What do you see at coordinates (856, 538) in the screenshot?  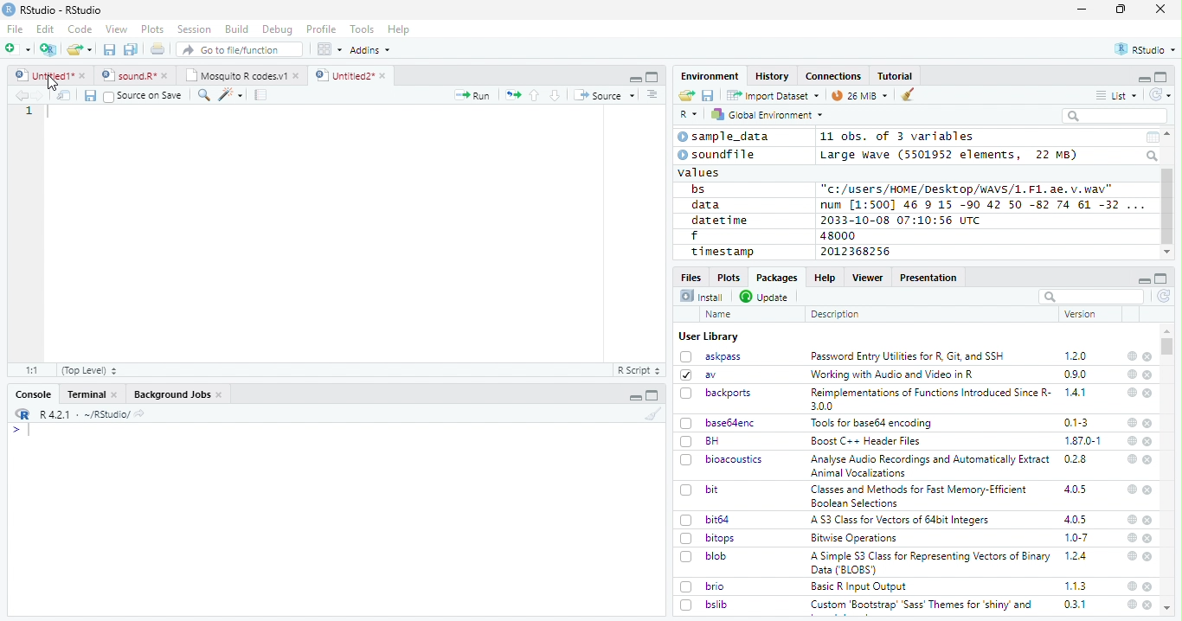 I see `Bitwise Operations` at bounding box center [856, 538].